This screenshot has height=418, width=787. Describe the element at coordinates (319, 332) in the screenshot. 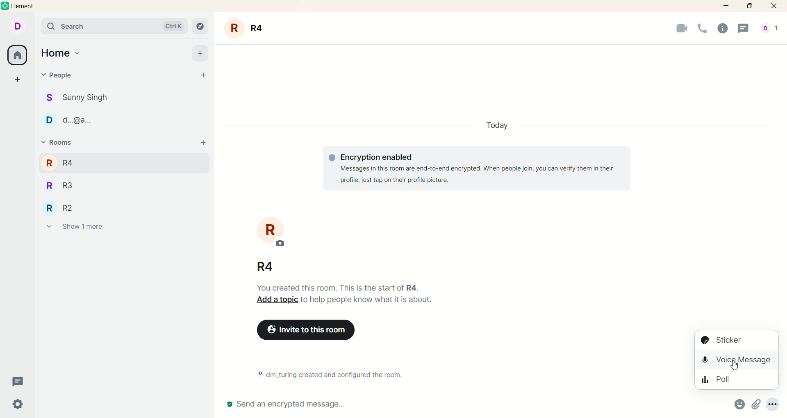

I see `invite to this room` at that location.